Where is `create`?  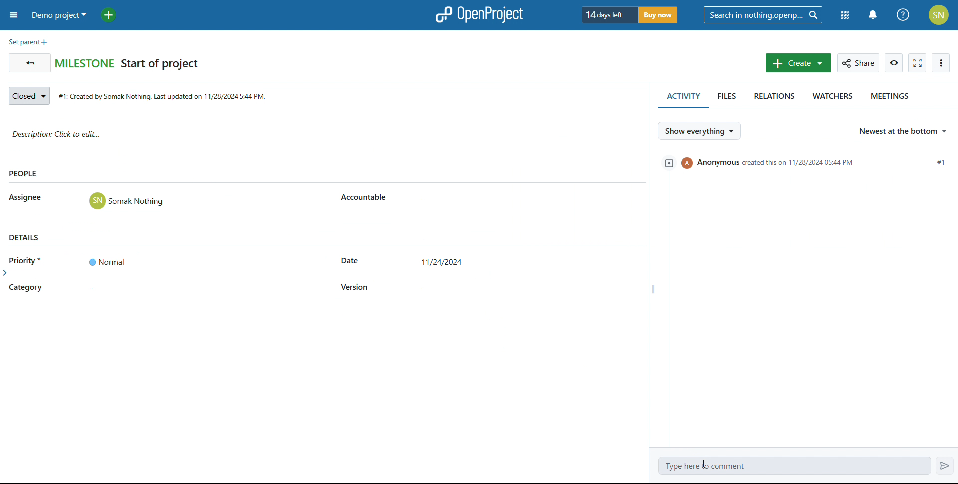
create is located at coordinates (799, 62).